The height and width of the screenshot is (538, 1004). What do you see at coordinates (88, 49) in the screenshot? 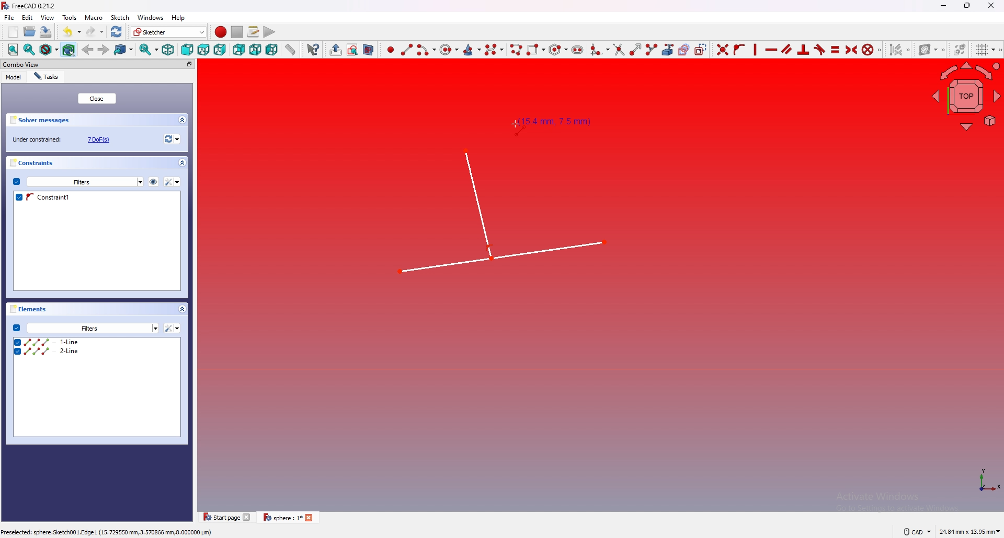
I see `Back` at bounding box center [88, 49].